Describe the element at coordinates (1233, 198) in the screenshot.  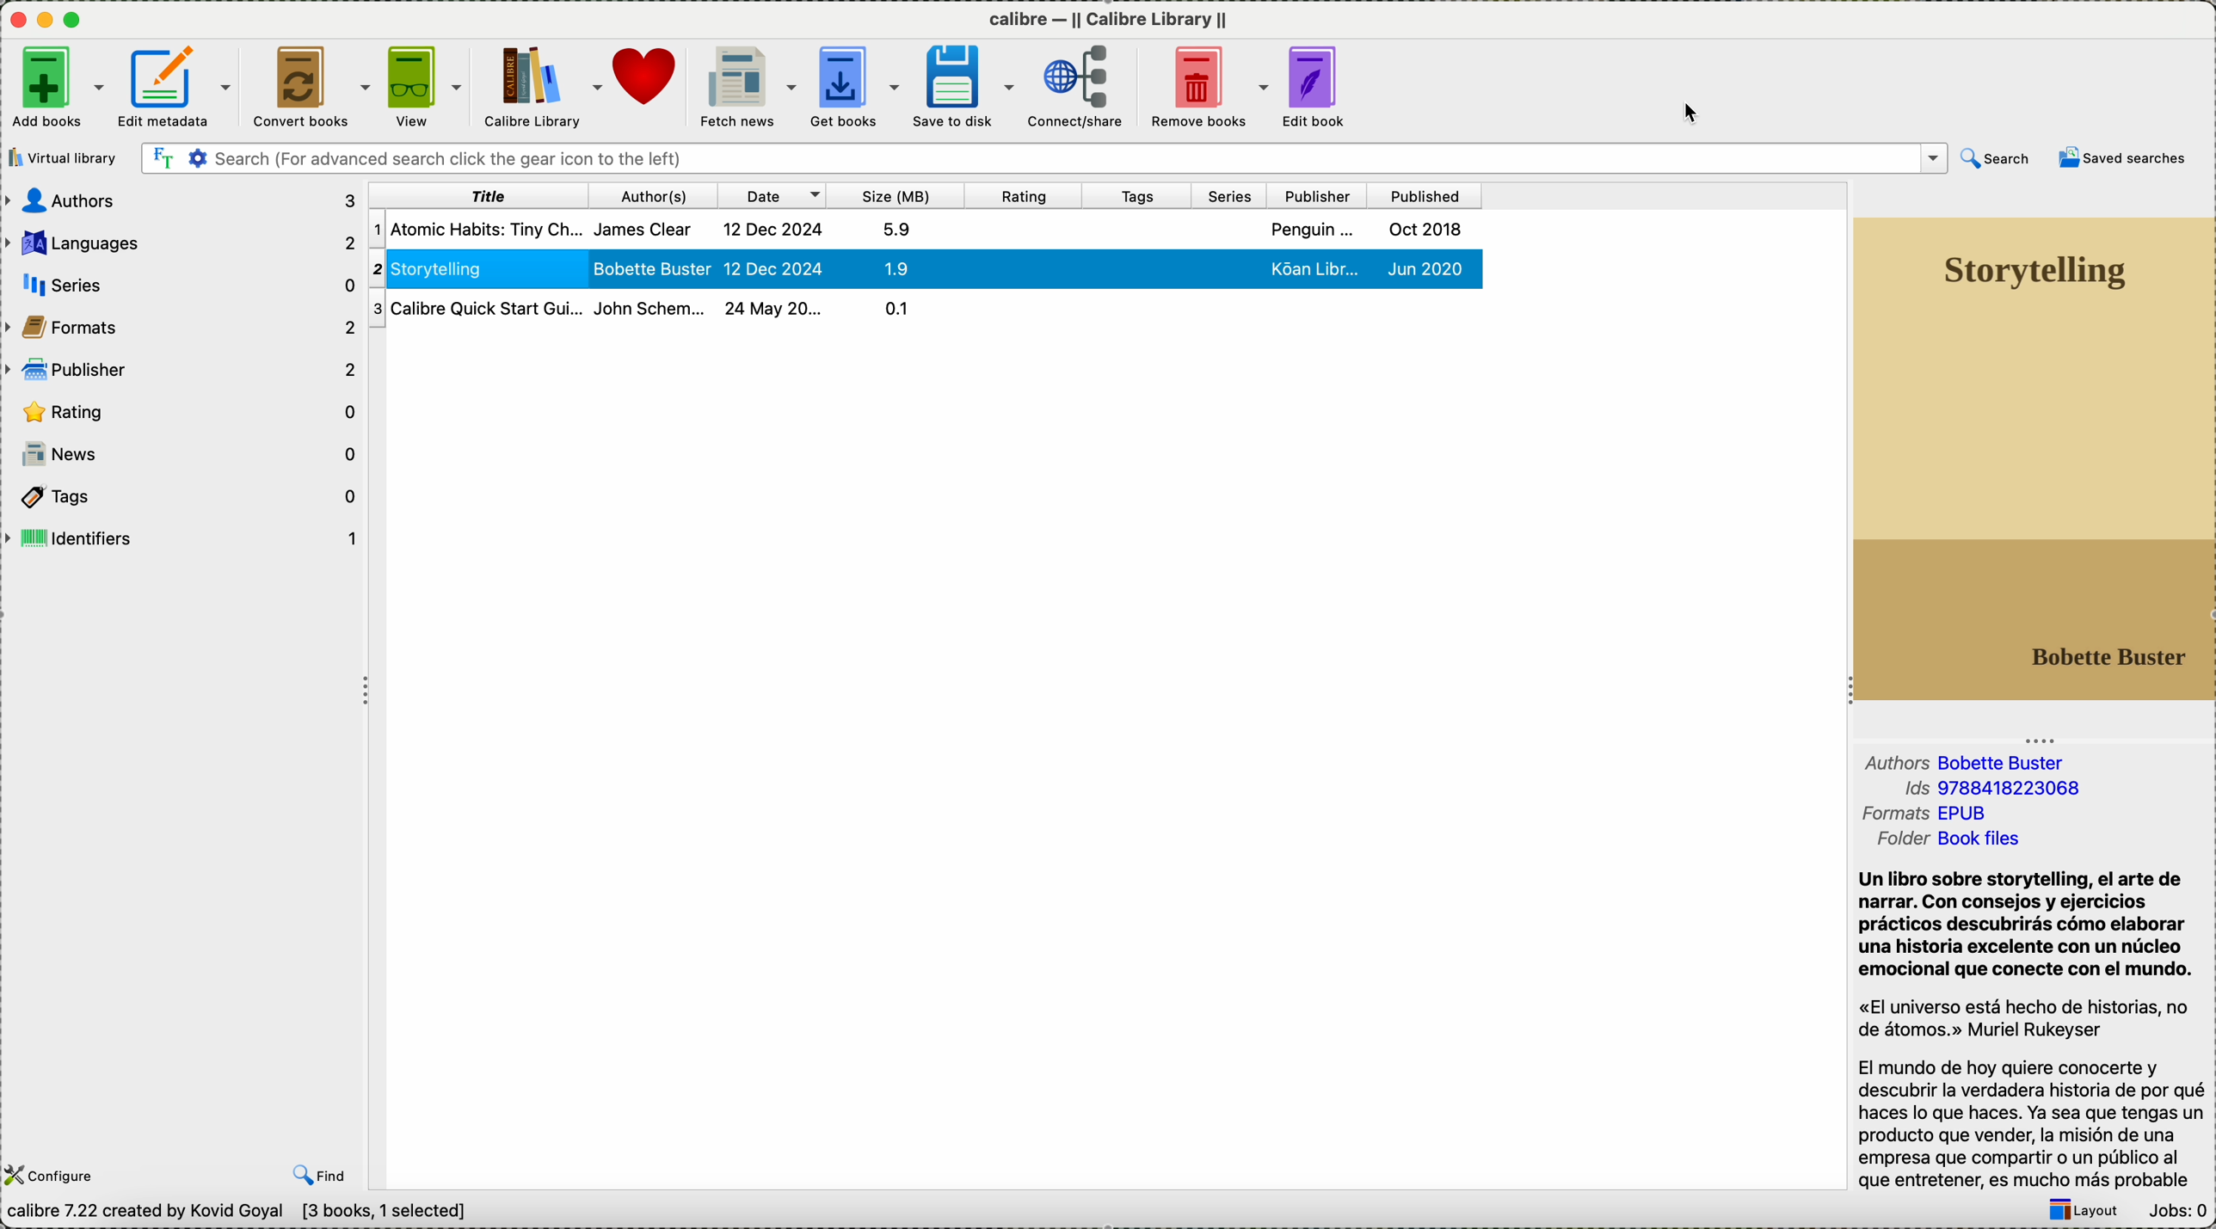
I see `series` at that location.